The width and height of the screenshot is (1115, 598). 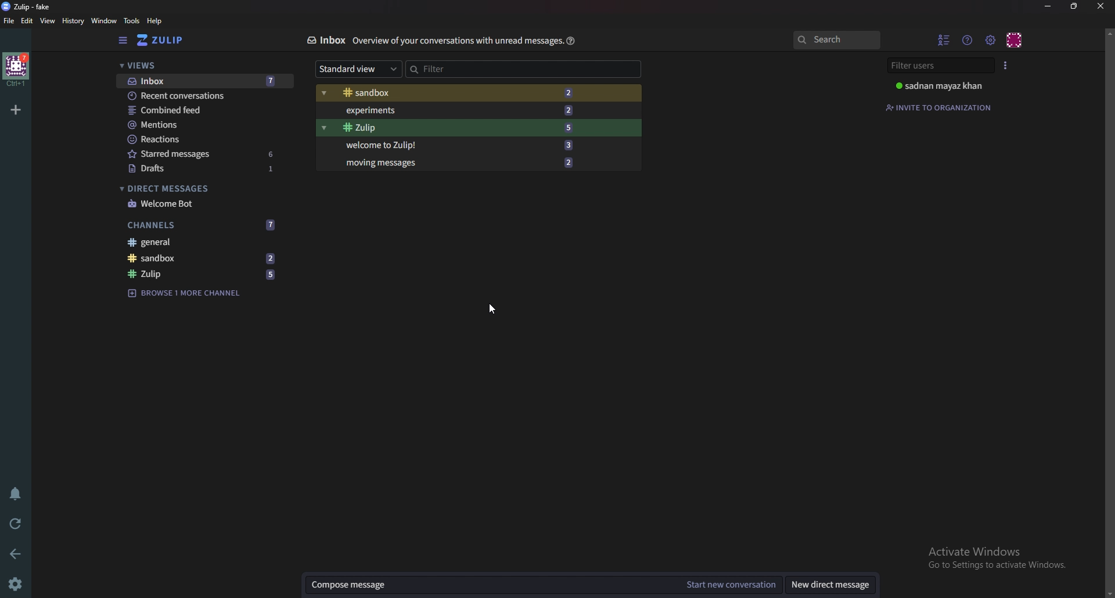 I want to click on Standard view, so click(x=358, y=69).